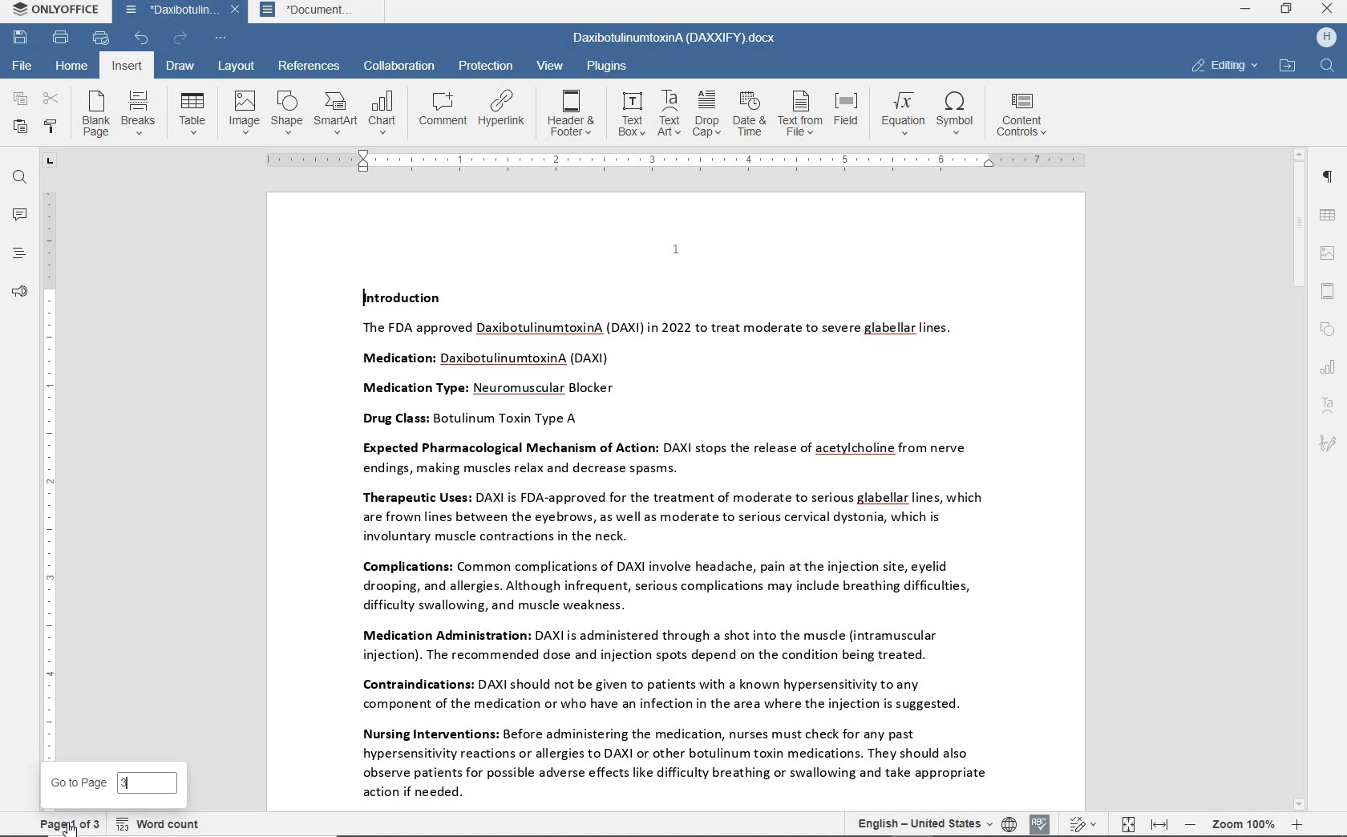 The height and width of the screenshot is (837, 1347). What do you see at coordinates (1329, 253) in the screenshot?
I see `image` at bounding box center [1329, 253].